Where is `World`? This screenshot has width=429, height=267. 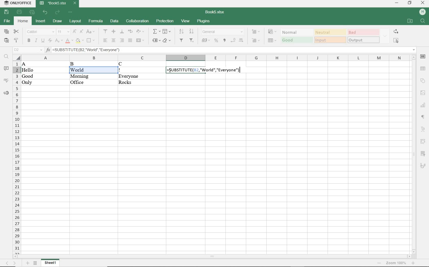 World is located at coordinates (84, 70).